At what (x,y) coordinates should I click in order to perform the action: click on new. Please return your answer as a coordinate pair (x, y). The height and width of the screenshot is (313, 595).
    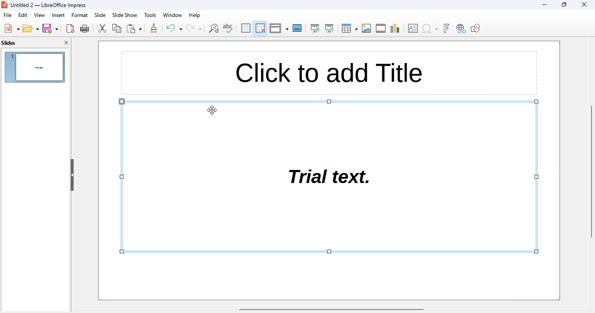
    Looking at the image, I should click on (11, 28).